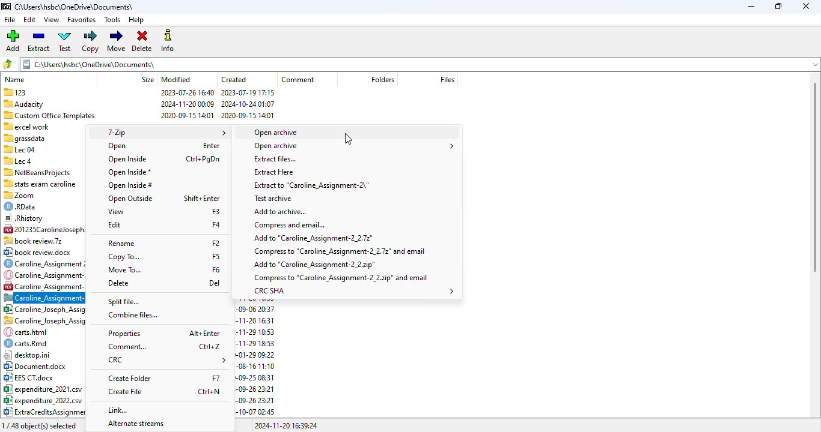 The width and height of the screenshot is (821, 432). I want to click on shortcut for edit, so click(216, 224).